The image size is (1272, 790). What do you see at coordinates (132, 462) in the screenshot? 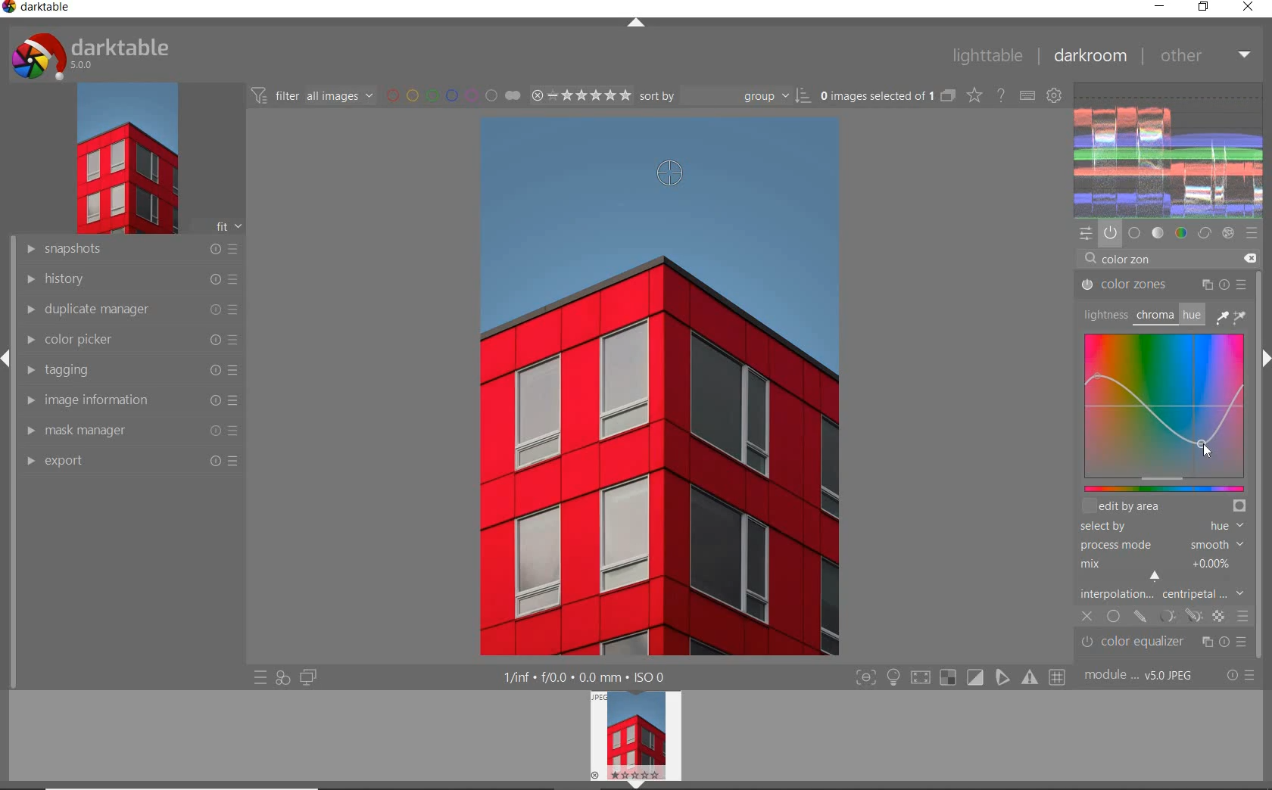
I see `export` at bounding box center [132, 462].